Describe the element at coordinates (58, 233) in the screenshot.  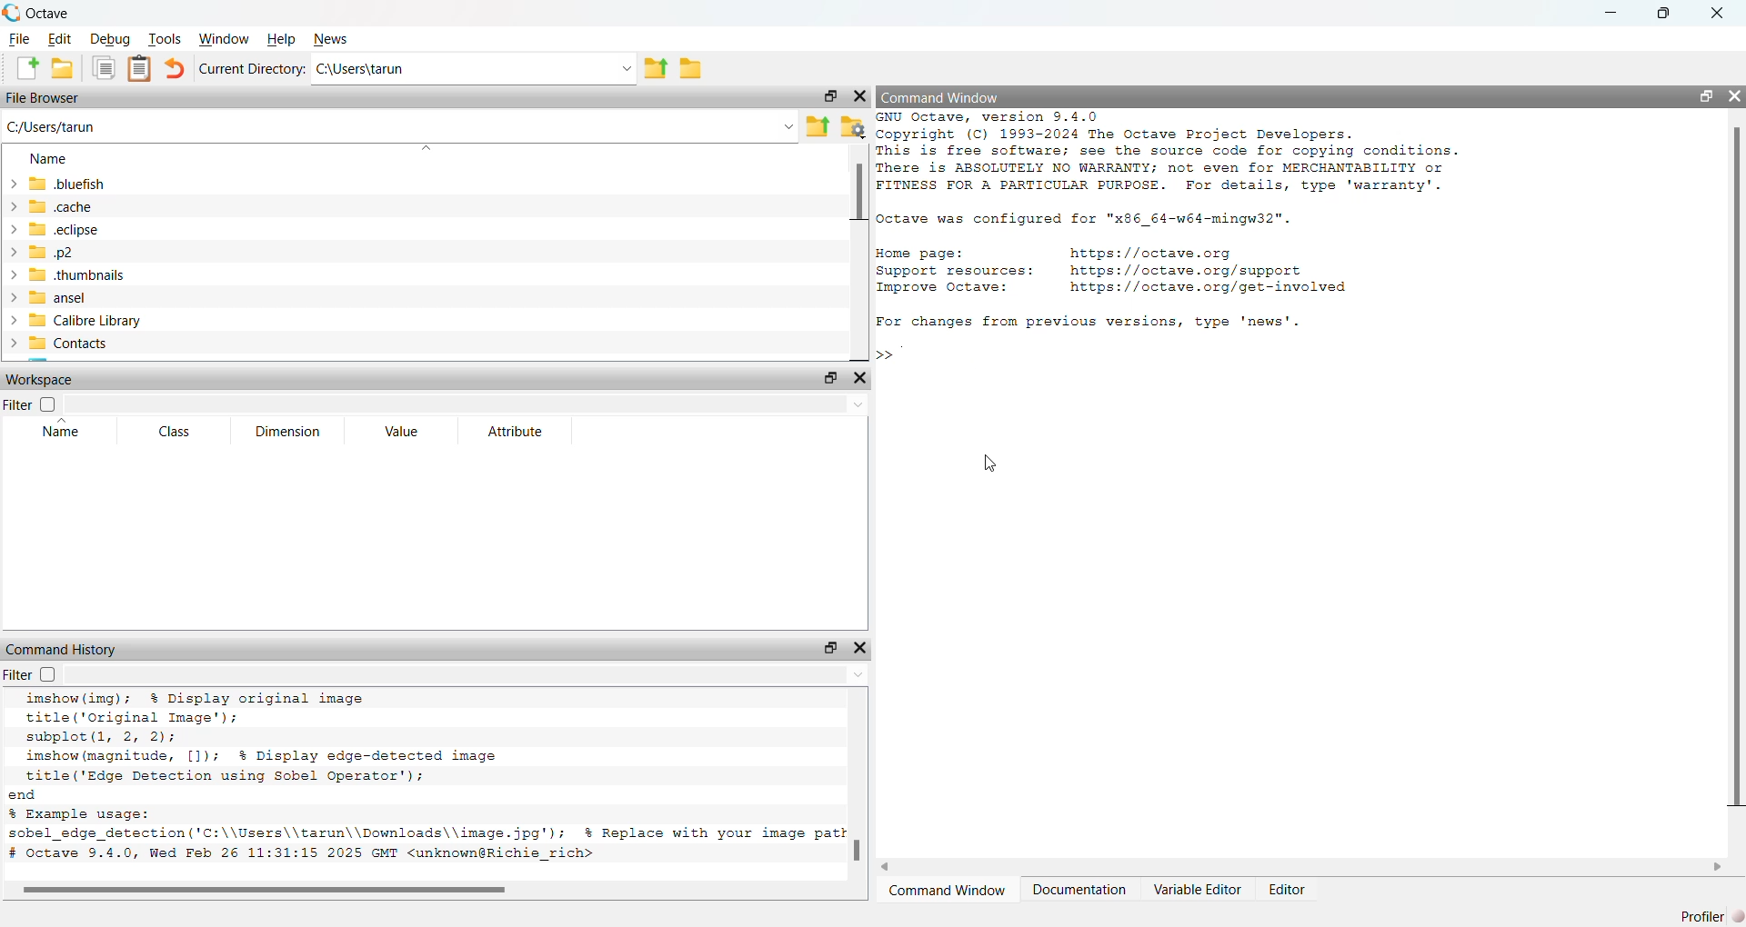
I see ` eclipse` at that location.